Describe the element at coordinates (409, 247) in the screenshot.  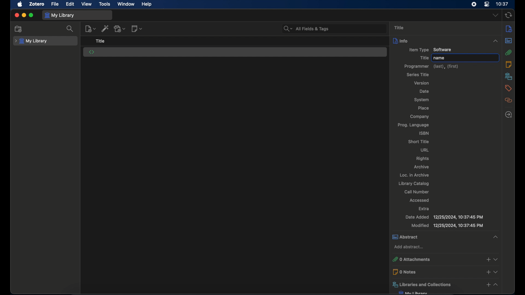
I see `add abstract` at that location.